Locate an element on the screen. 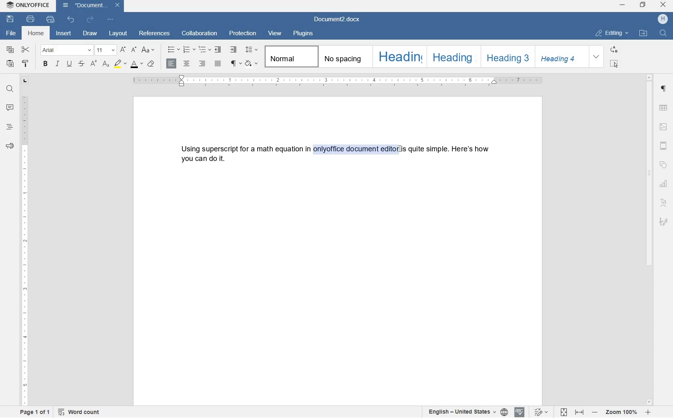 Image resolution: width=673 pixels, height=418 pixels. italic is located at coordinates (58, 65).